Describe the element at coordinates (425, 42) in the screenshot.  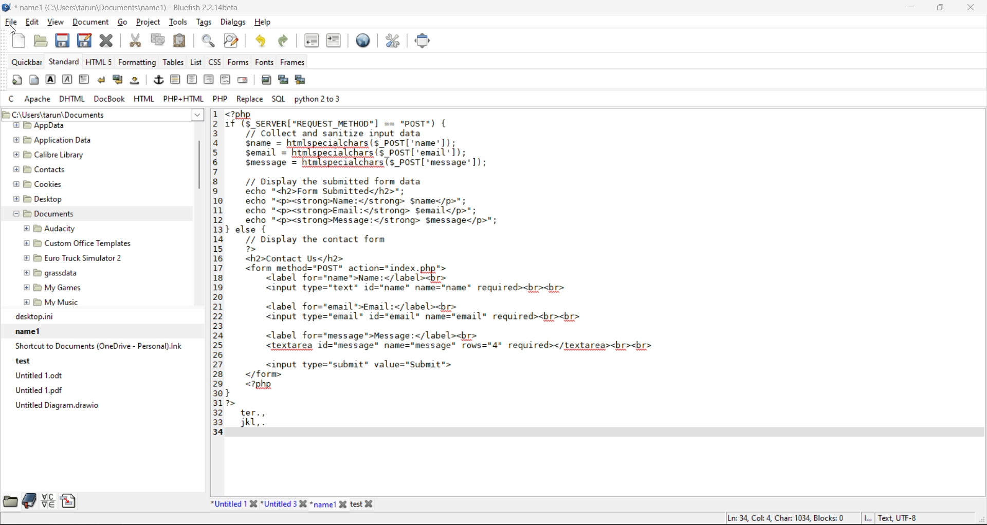
I see `full screen` at that location.